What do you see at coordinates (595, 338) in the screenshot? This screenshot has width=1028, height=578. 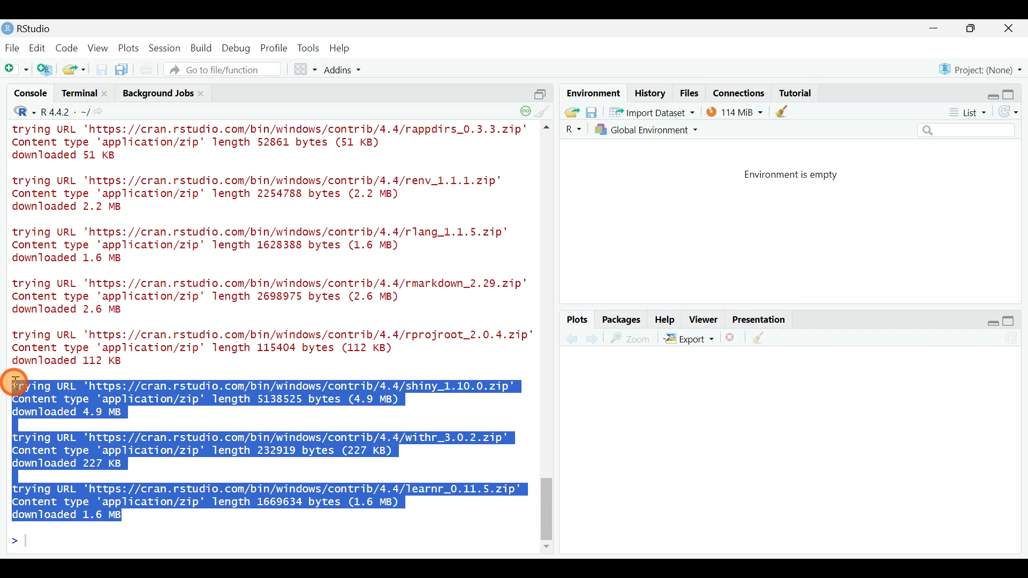 I see `previous plot` at bounding box center [595, 338].